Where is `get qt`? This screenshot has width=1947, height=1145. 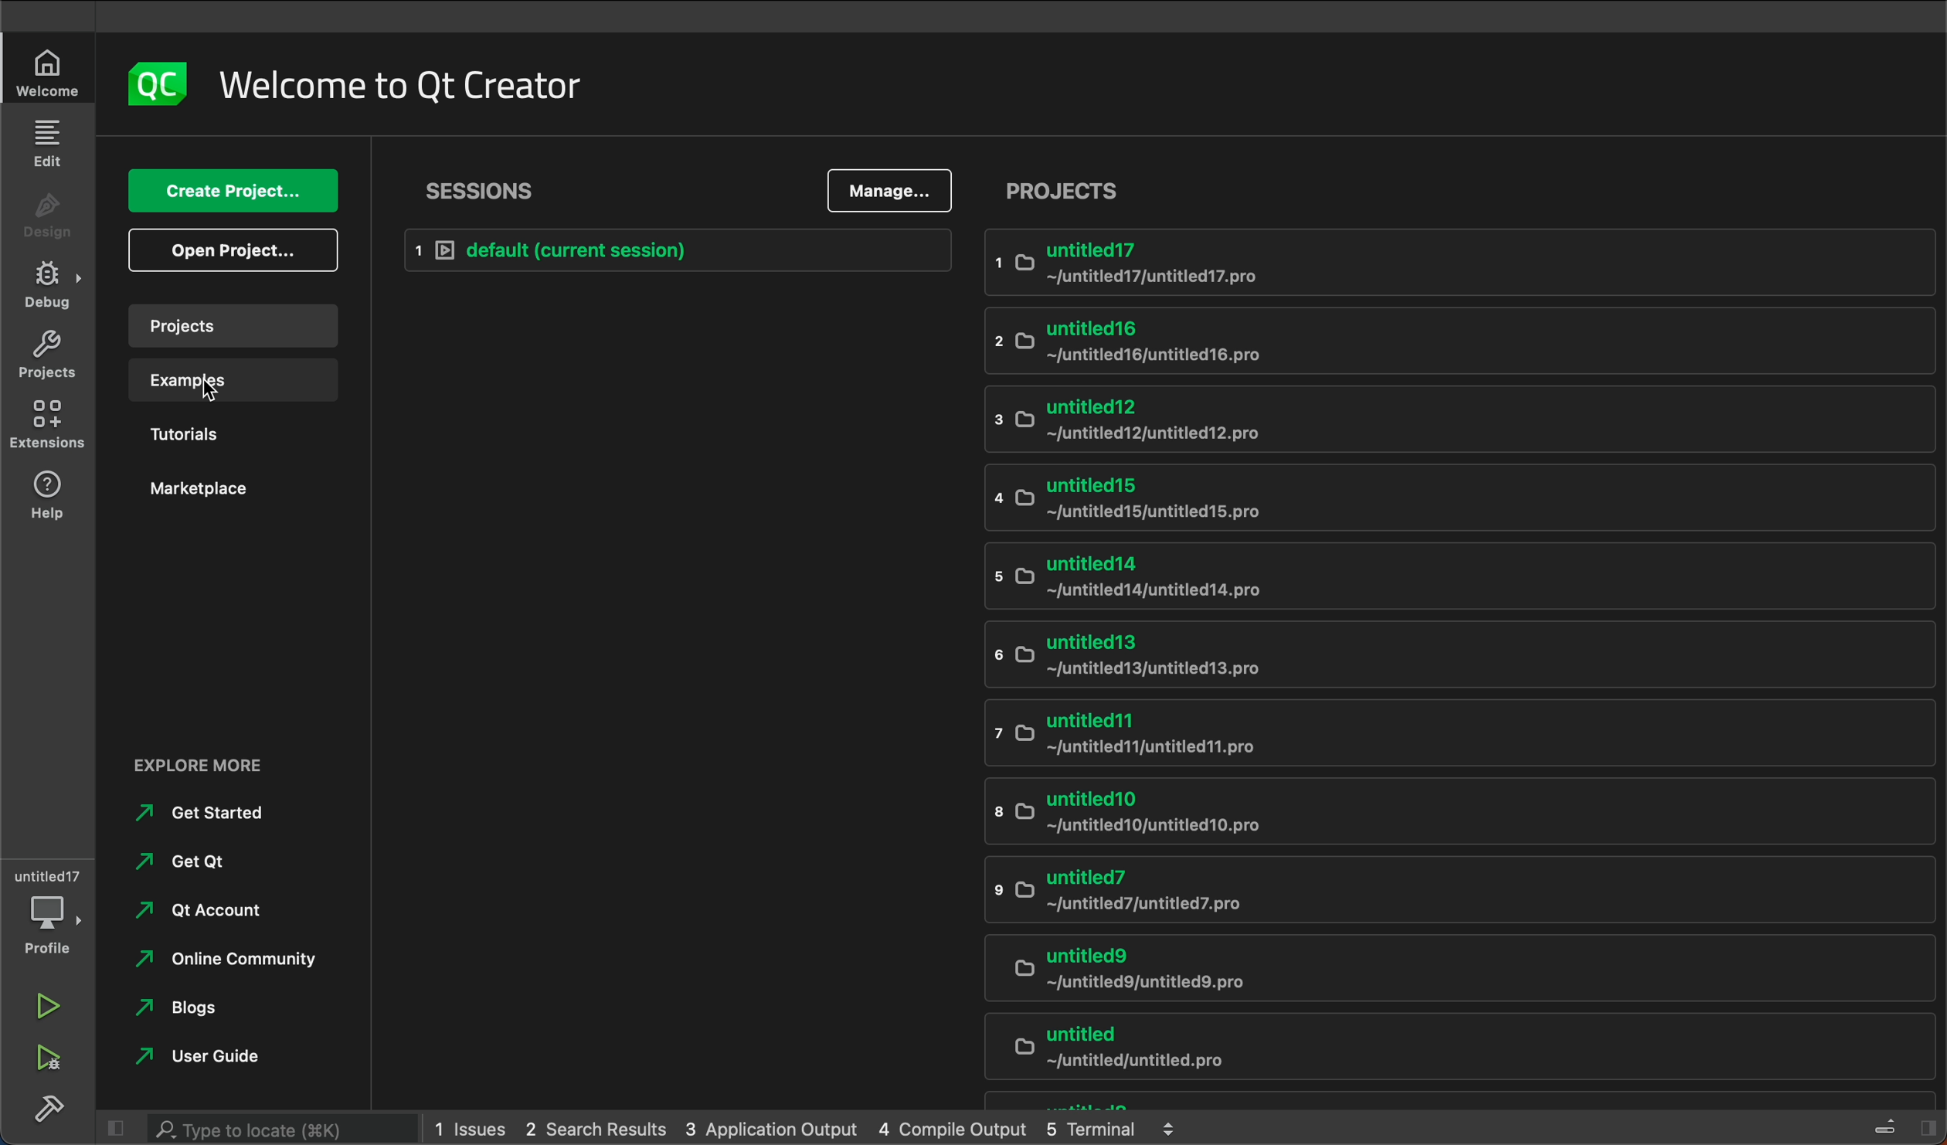 get qt is located at coordinates (206, 865).